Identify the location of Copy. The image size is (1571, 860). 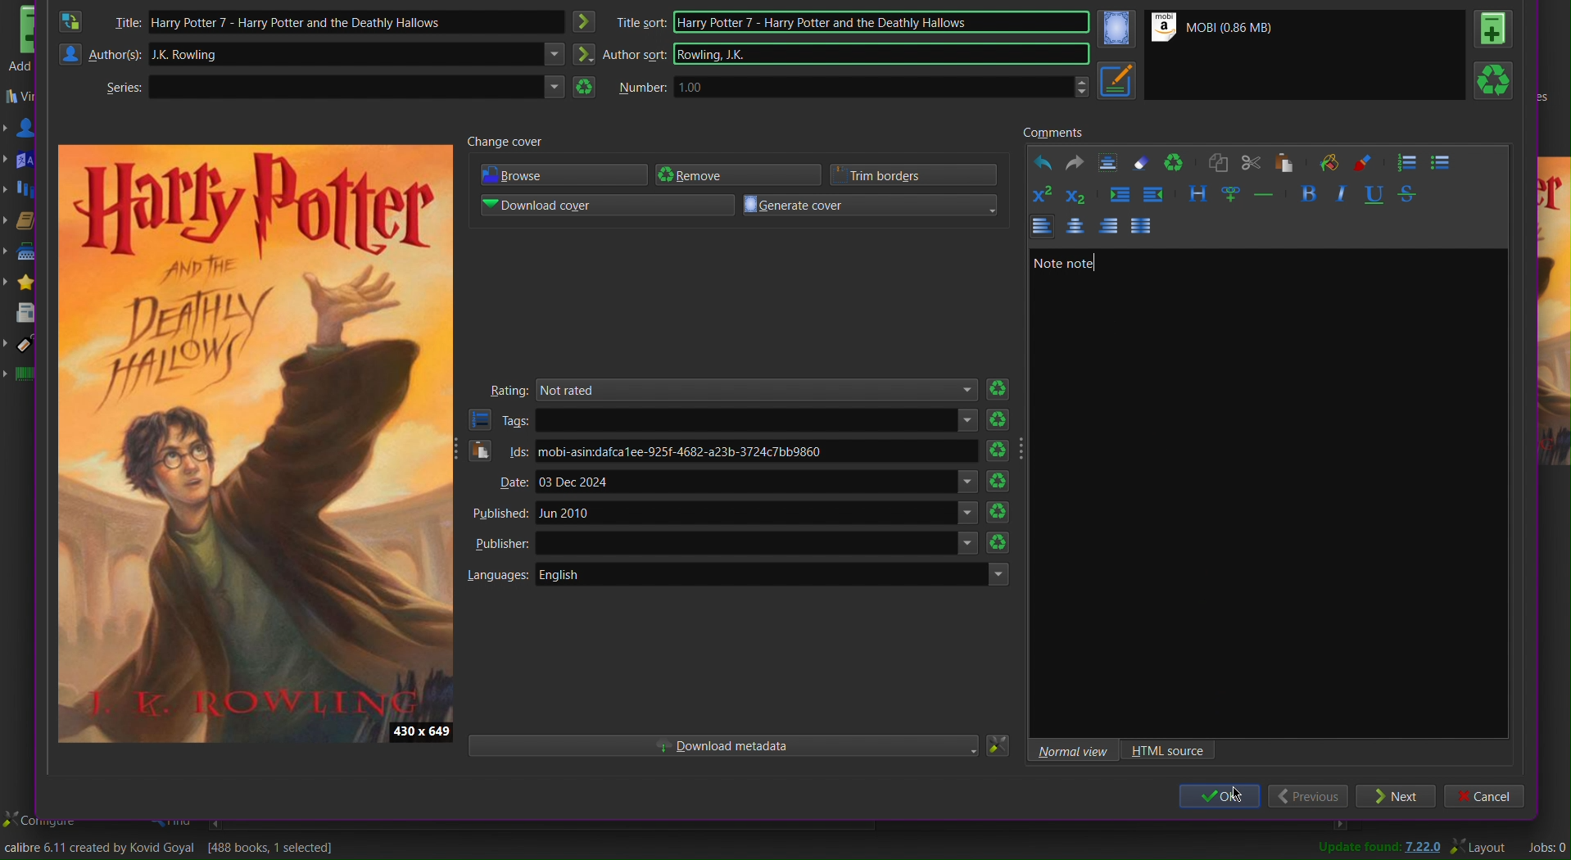
(1219, 162).